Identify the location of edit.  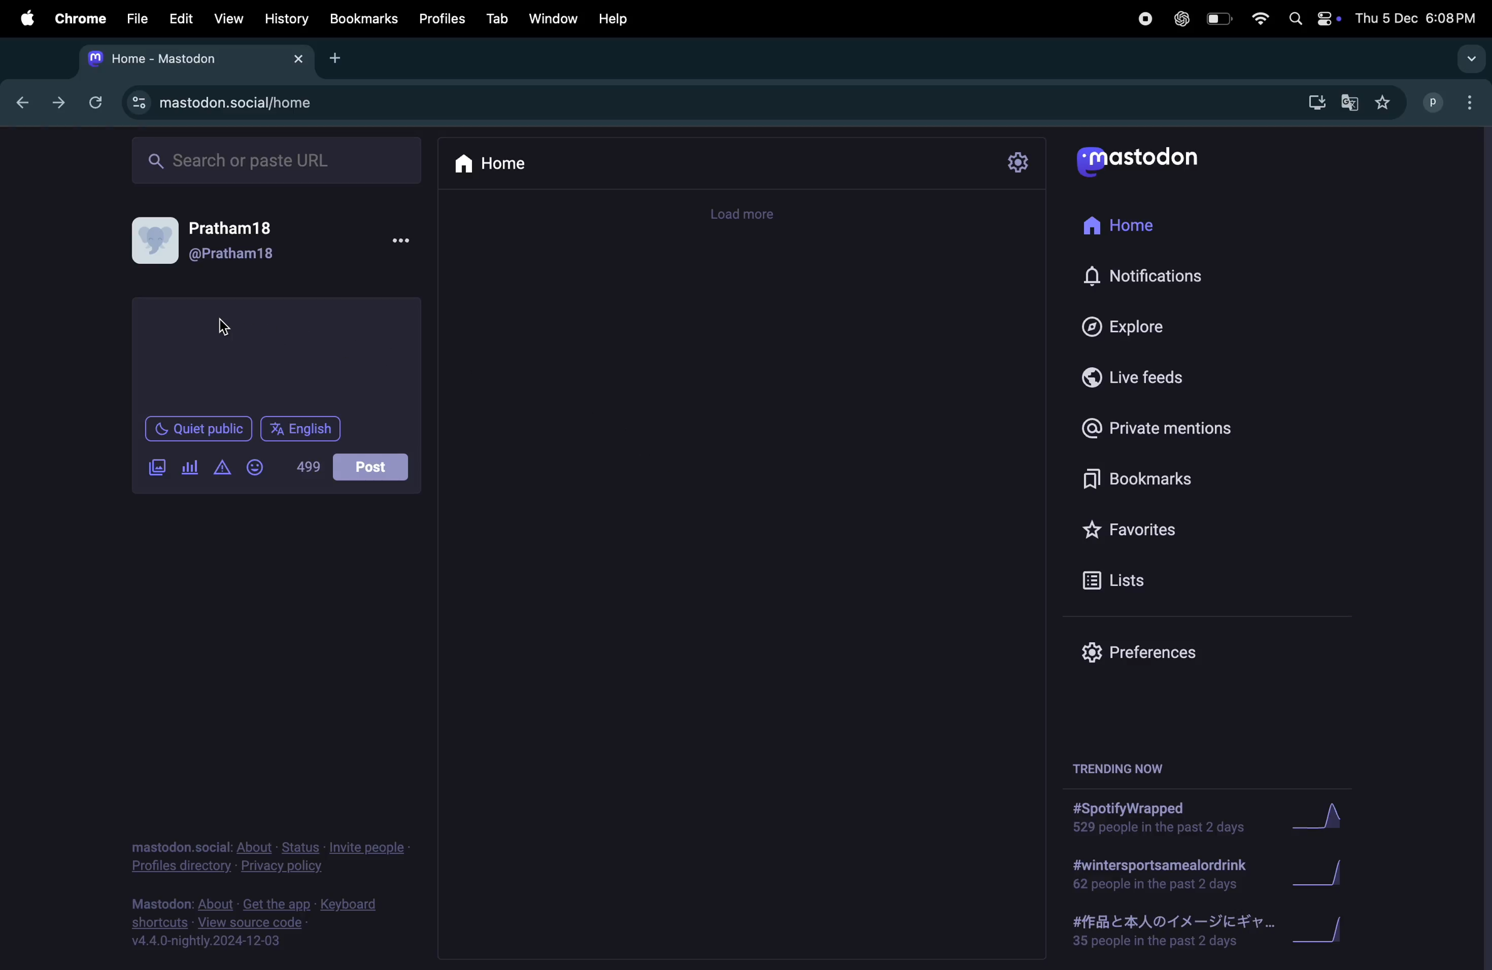
(182, 19).